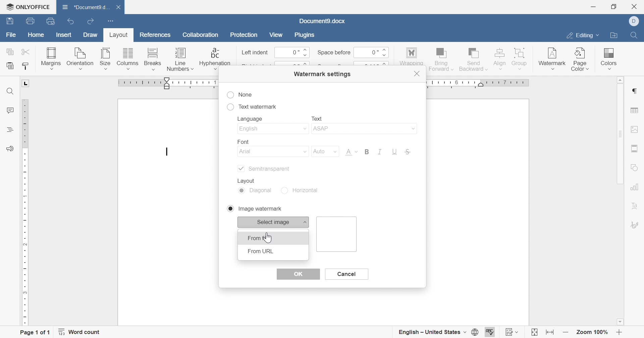 This screenshot has height=338, width=644. Describe the element at coordinates (92, 22) in the screenshot. I see `redo` at that location.